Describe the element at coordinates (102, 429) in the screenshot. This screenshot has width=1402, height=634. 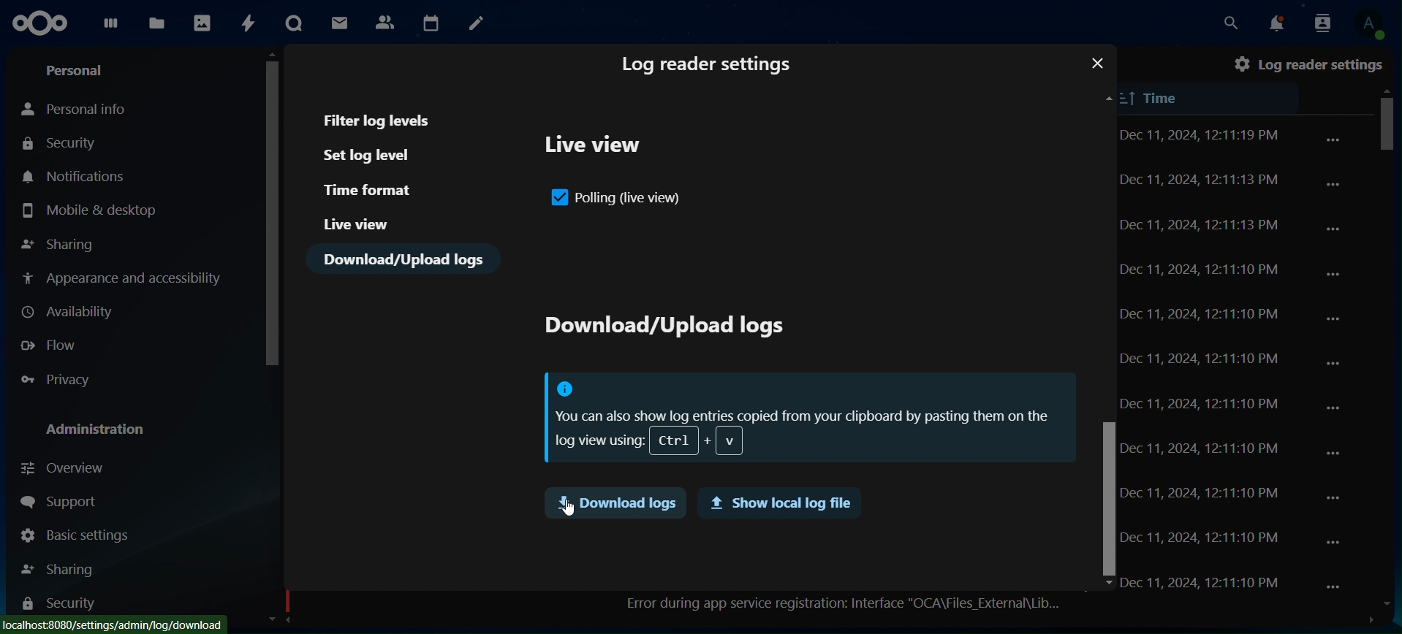
I see `administration` at that location.